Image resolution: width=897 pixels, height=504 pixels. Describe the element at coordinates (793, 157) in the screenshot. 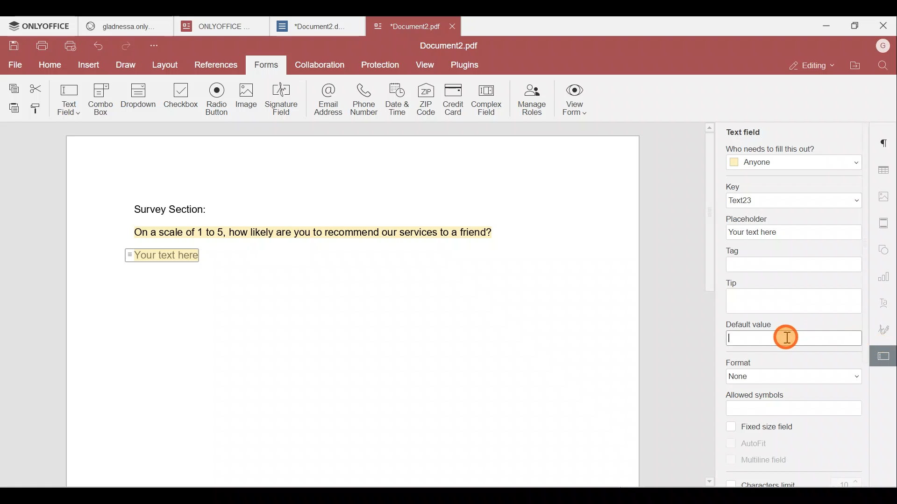

I see `Who needs to fill this out?` at that location.